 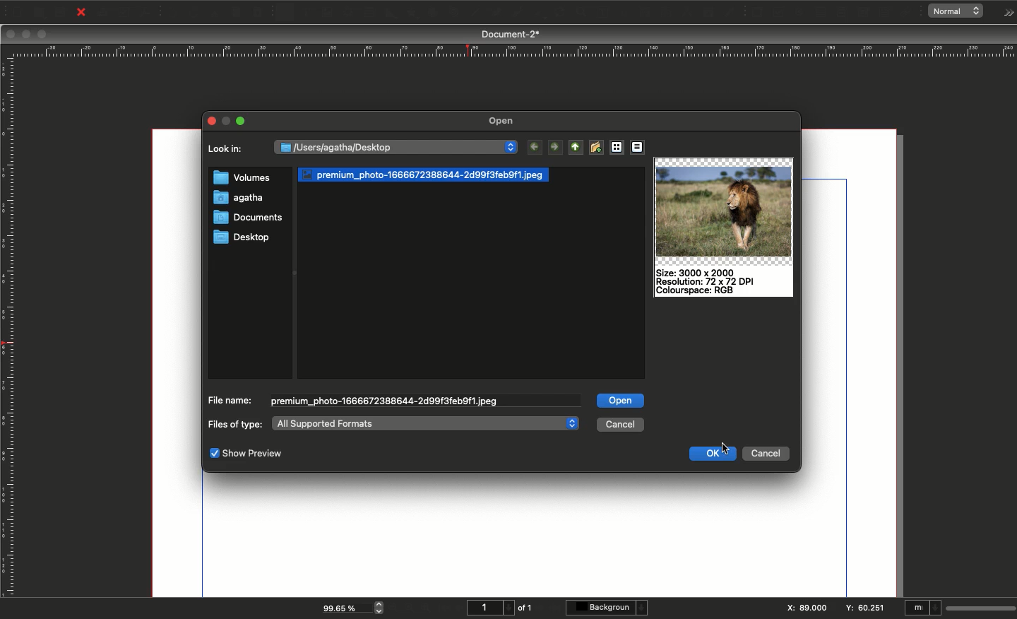 I want to click on Documents, so click(x=243, y=220).